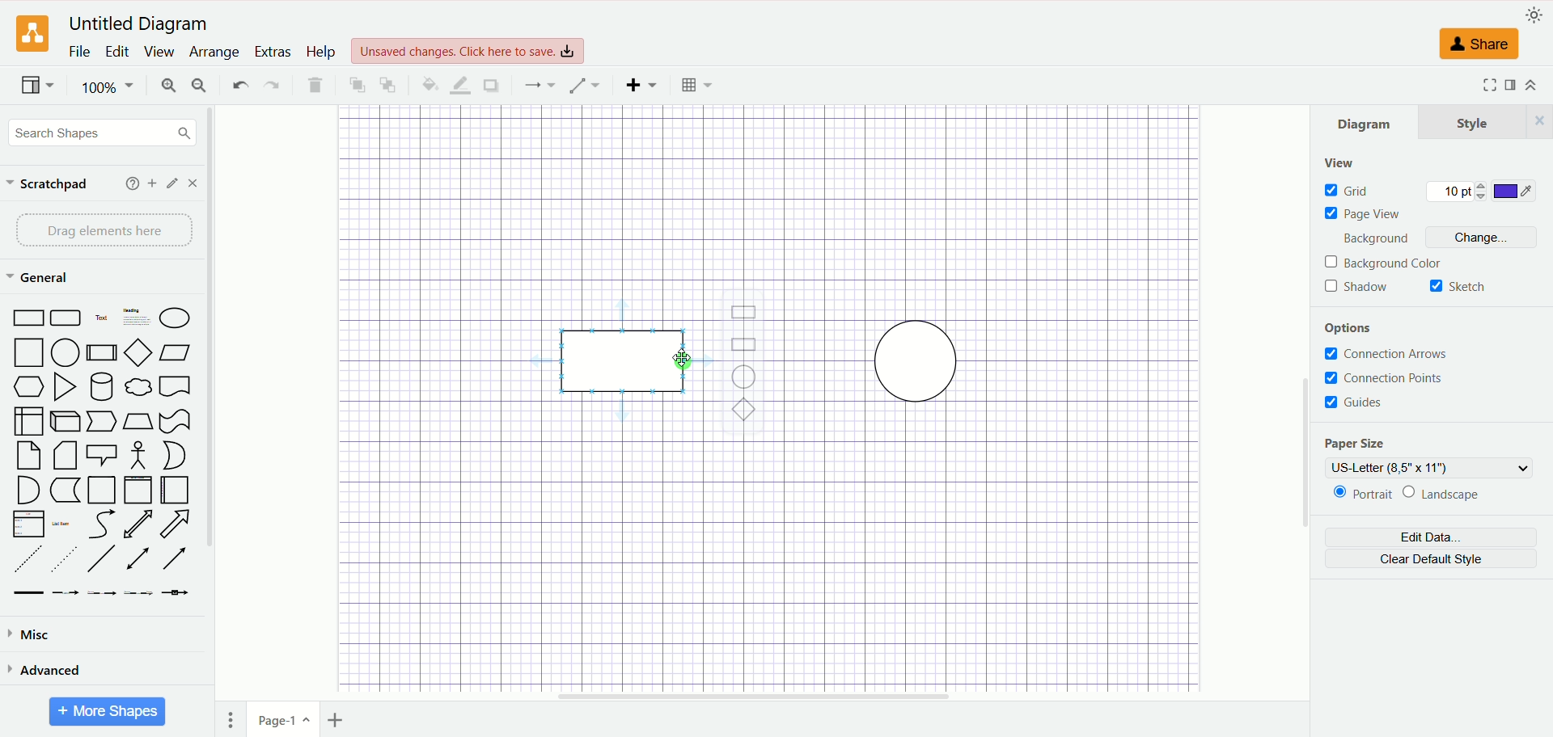 This screenshot has height=737, width=1553. I want to click on Page, so click(29, 455).